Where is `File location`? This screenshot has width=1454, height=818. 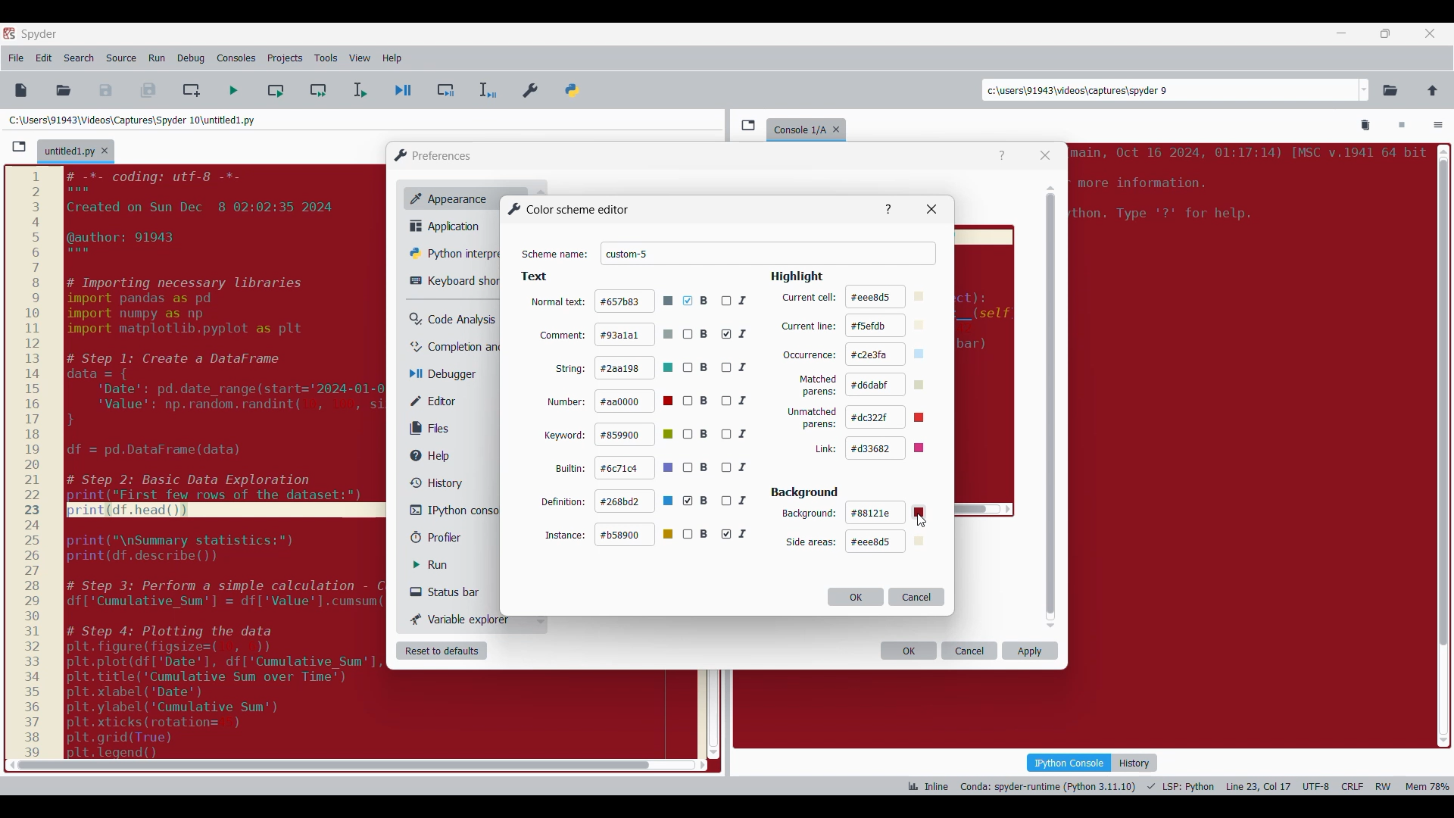 File location is located at coordinates (132, 120).